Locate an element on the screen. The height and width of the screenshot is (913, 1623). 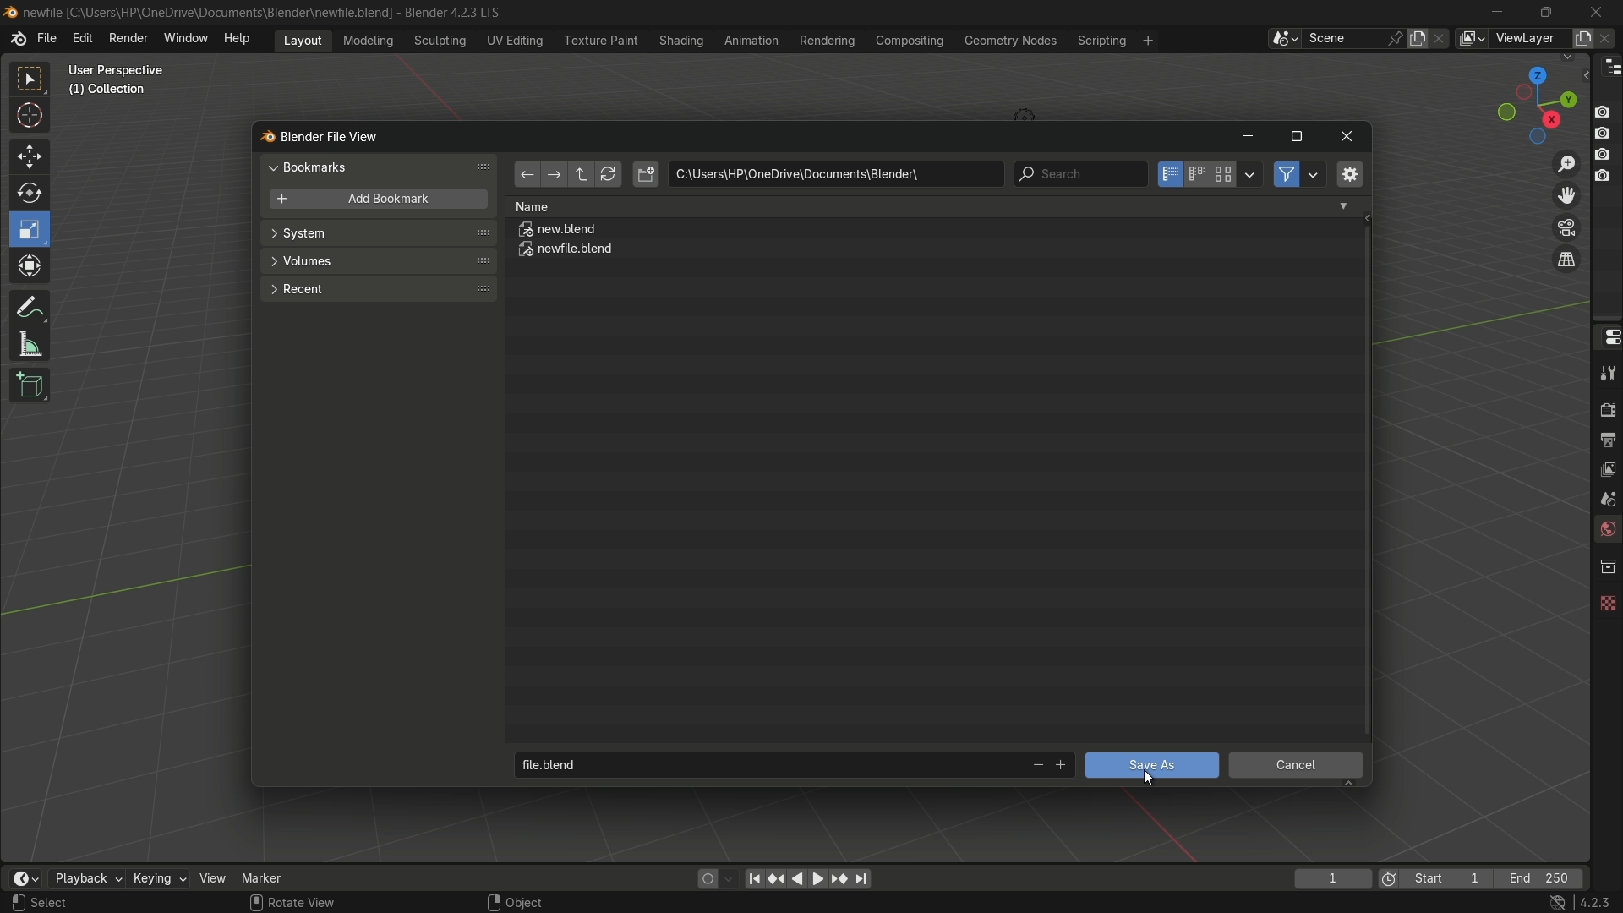
horizontal list is located at coordinates (1196, 174).